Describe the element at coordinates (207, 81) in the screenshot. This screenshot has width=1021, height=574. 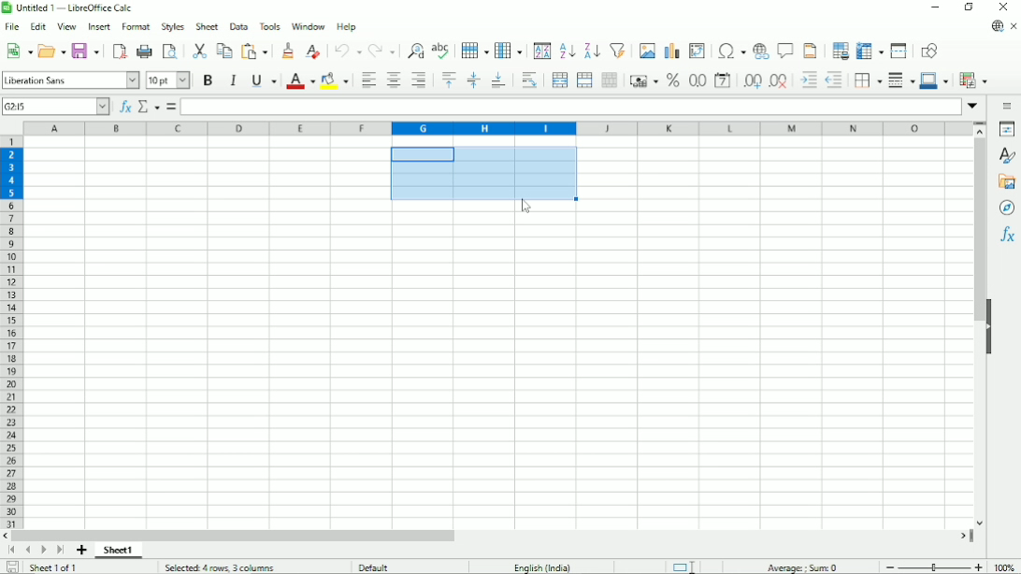
I see `Bold` at that location.